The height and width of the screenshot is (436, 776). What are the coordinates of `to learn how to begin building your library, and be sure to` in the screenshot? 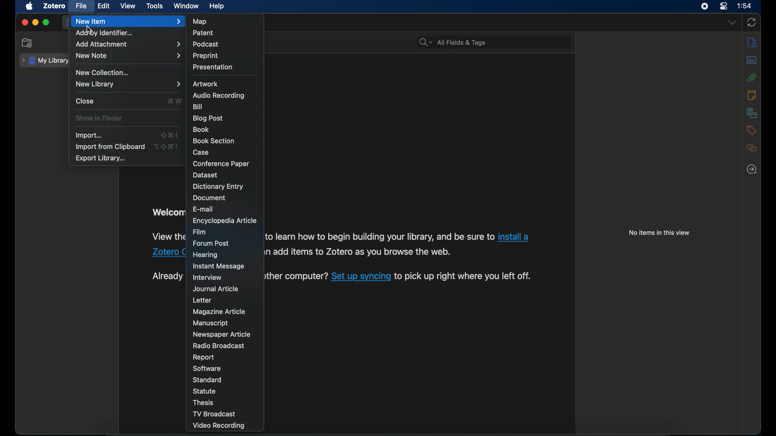 It's located at (380, 236).